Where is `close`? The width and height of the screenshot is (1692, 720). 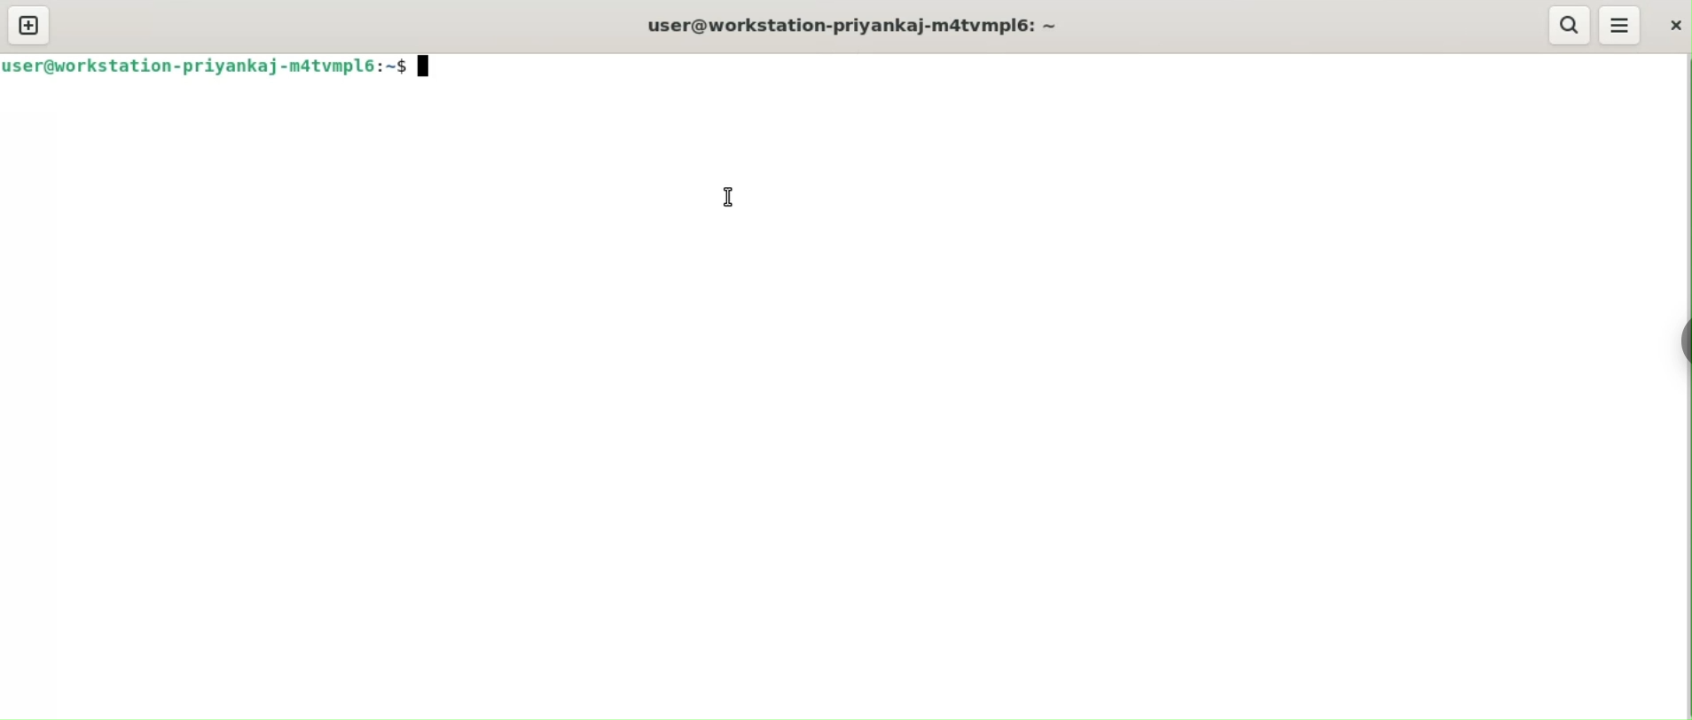
close is located at coordinates (1671, 27).